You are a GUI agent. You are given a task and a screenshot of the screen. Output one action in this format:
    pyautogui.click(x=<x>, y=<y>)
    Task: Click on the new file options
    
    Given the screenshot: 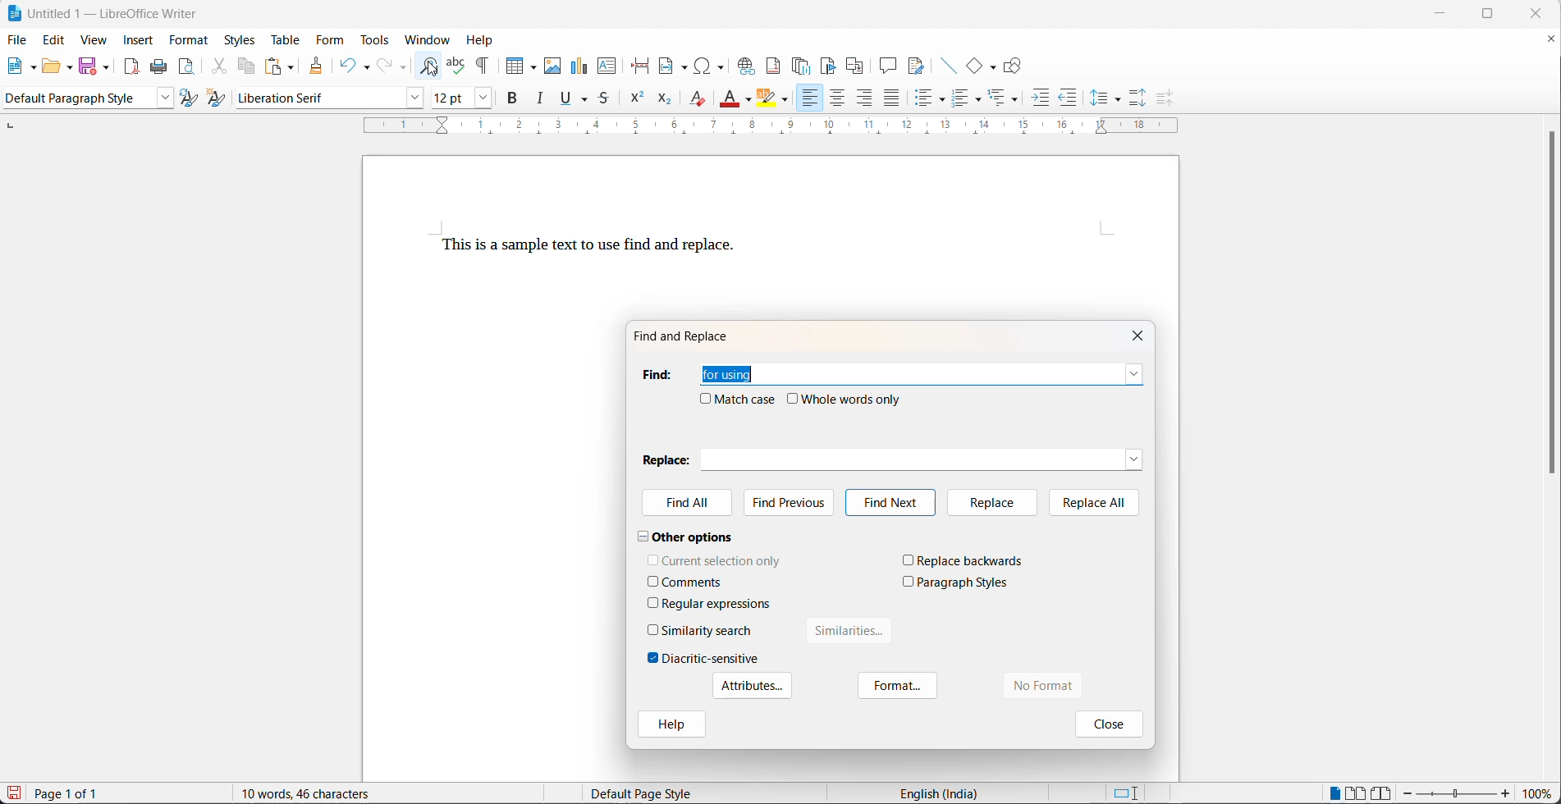 What is the action you would take?
    pyautogui.click(x=34, y=68)
    